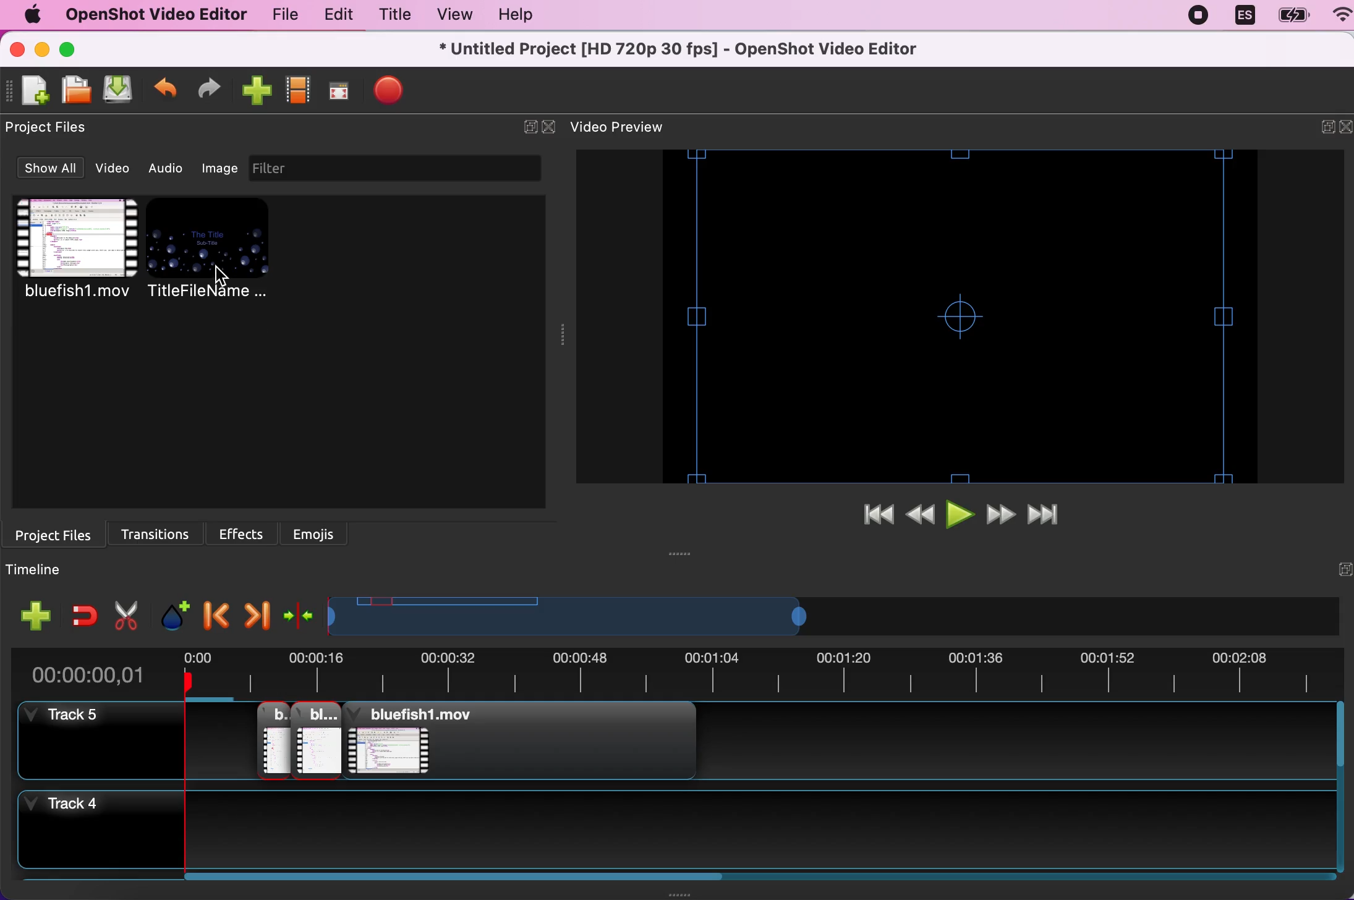  I want to click on emojis, so click(316, 532).